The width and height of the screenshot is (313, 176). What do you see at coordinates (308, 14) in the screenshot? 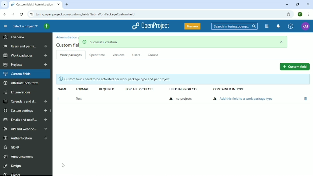
I see `Customize and control google chrome` at bounding box center [308, 14].